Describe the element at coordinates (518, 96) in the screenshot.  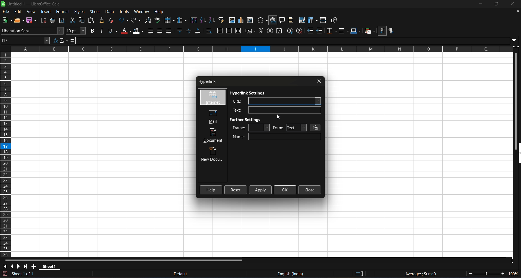
I see `vertical scroll bar` at that location.